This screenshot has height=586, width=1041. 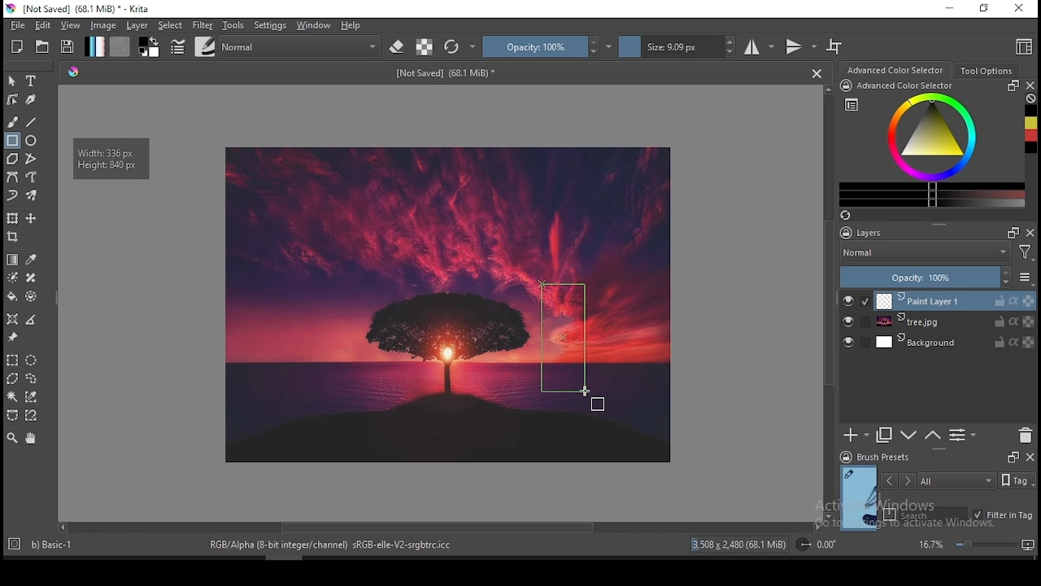 What do you see at coordinates (279, 557) in the screenshot?
I see `scroll bar` at bounding box center [279, 557].